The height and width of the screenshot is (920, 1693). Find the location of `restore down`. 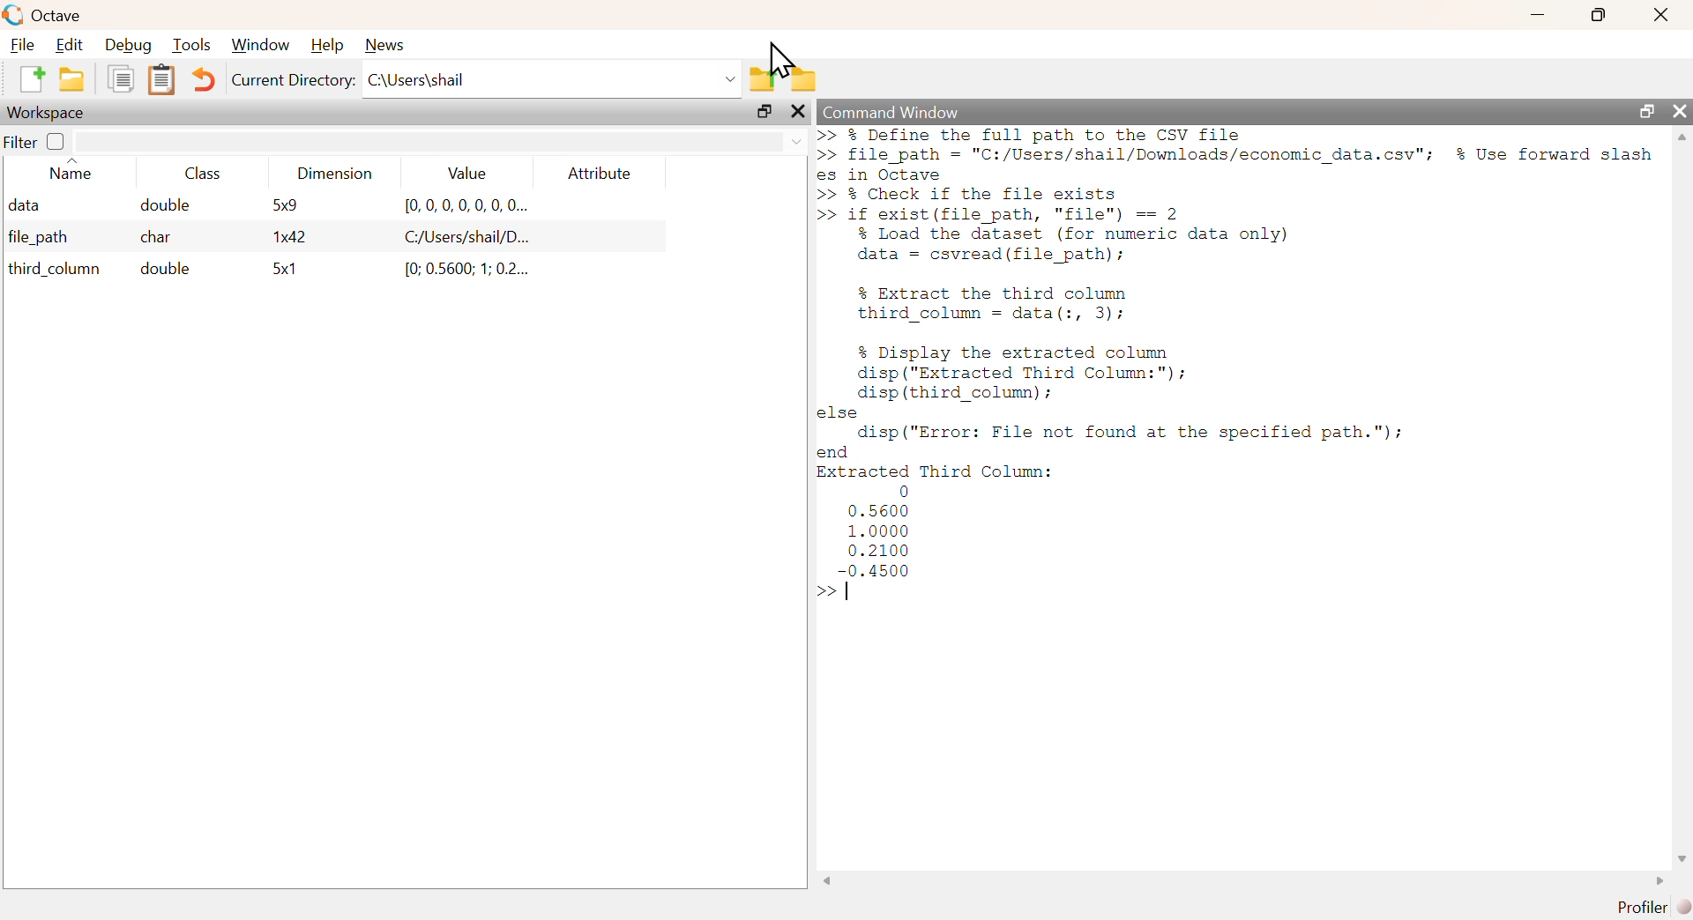

restore down is located at coordinates (1591, 15).